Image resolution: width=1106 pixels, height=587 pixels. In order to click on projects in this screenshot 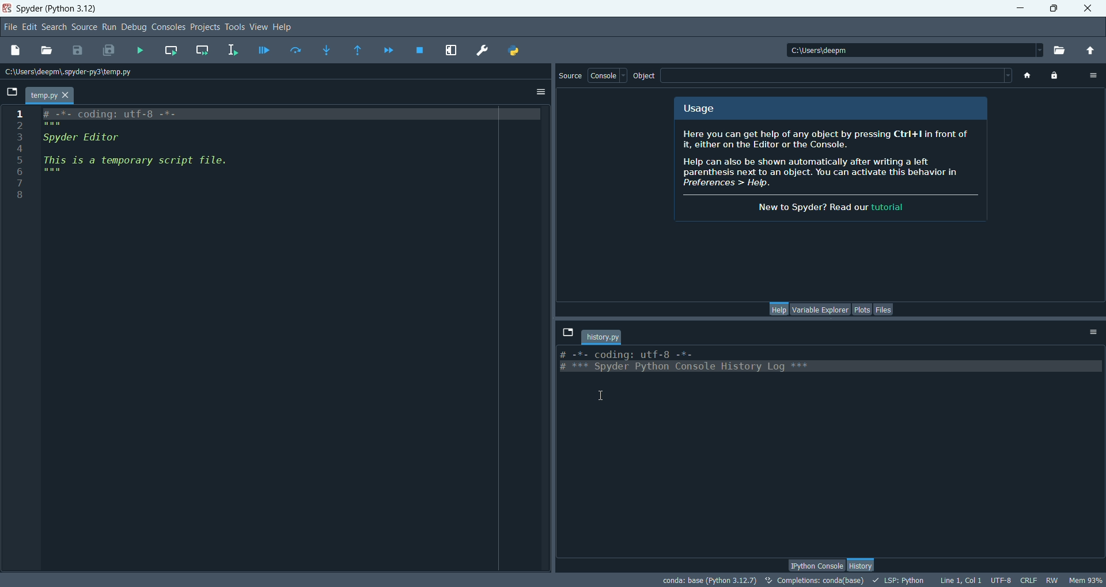, I will do `click(204, 27)`.